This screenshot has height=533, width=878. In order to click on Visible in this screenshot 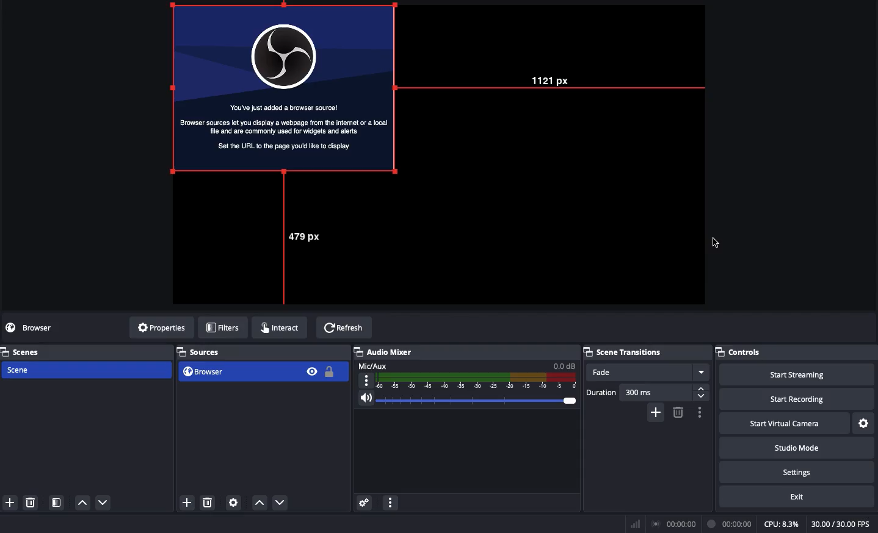, I will do `click(312, 371)`.